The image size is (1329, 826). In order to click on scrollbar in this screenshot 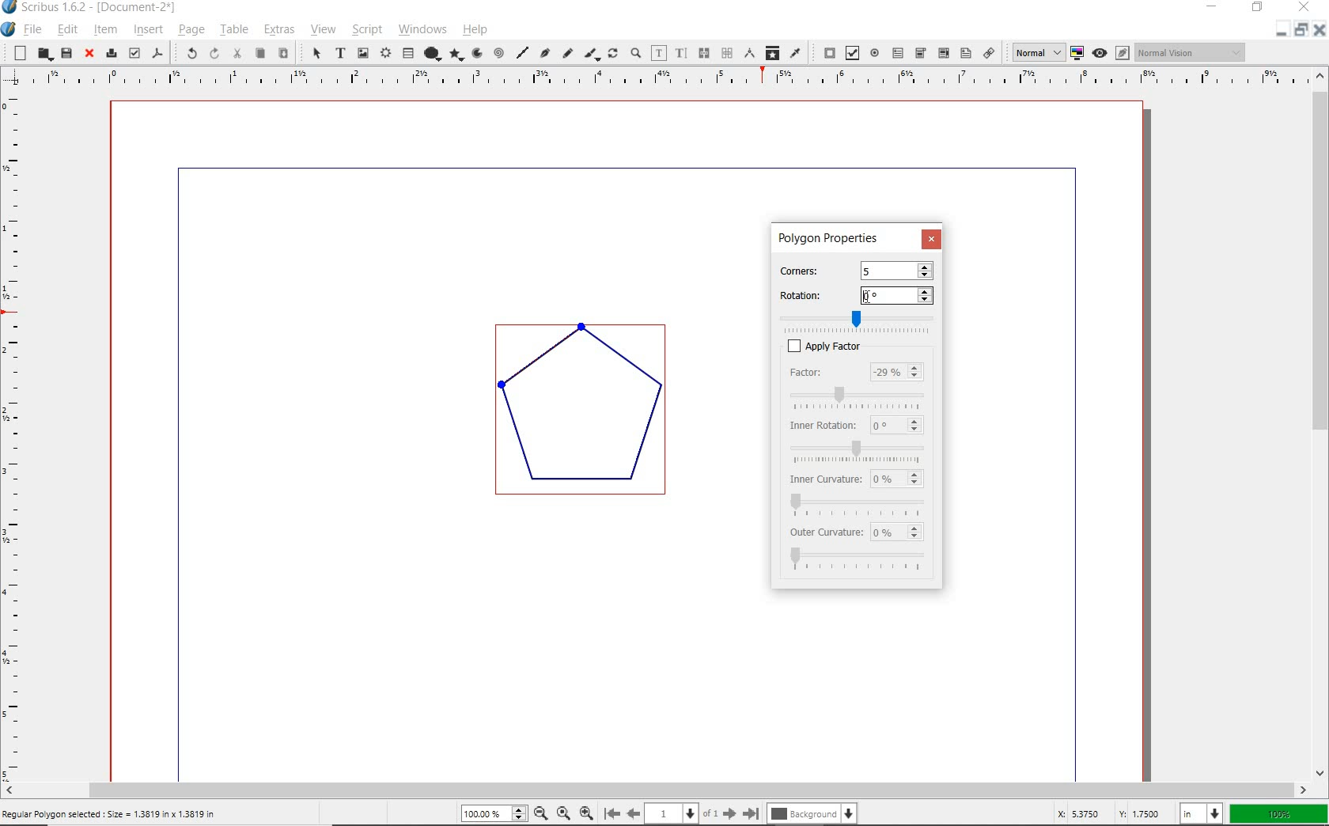, I will do `click(655, 790)`.